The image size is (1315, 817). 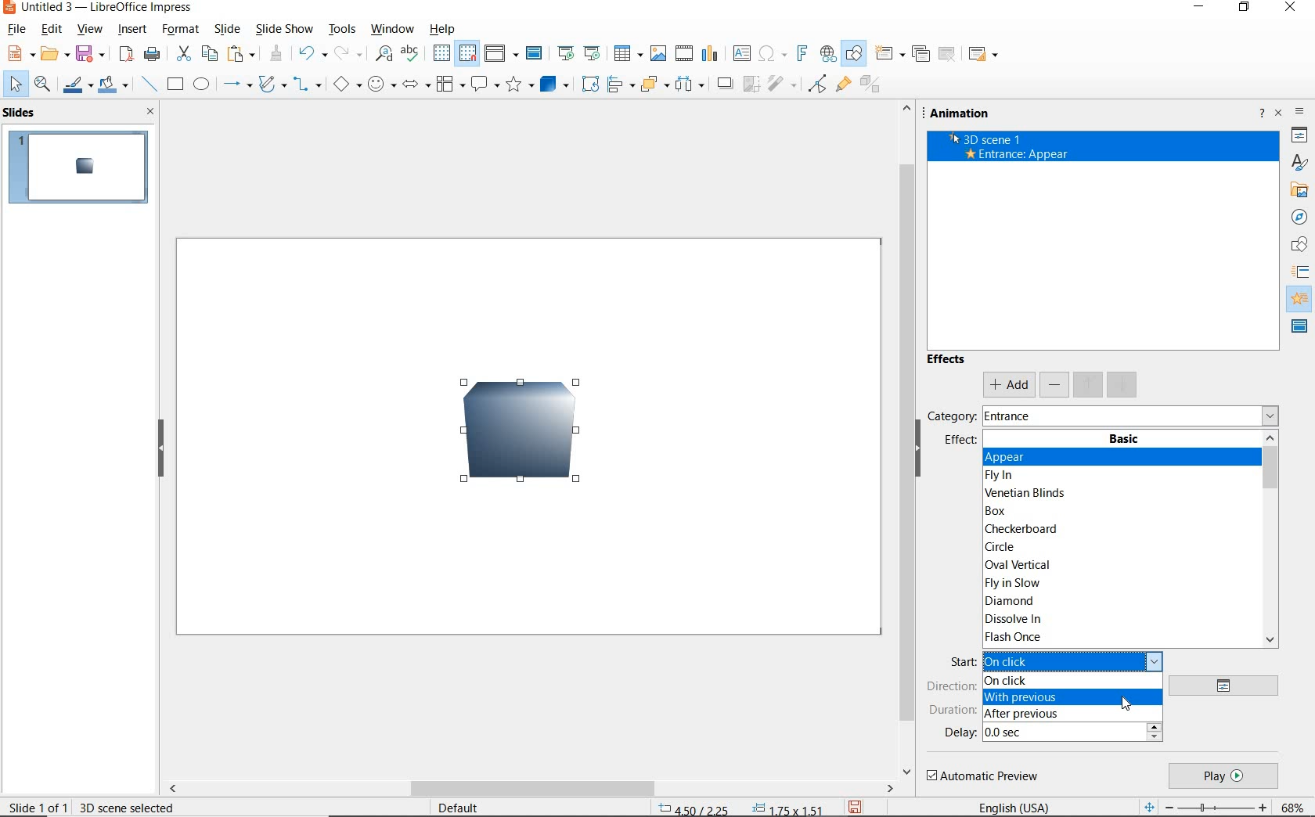 What do you see at coordinates (1302, 113) in the screenshot?
I see `SIDEBAR SETTINGS` at bounding box center [1302, 113].